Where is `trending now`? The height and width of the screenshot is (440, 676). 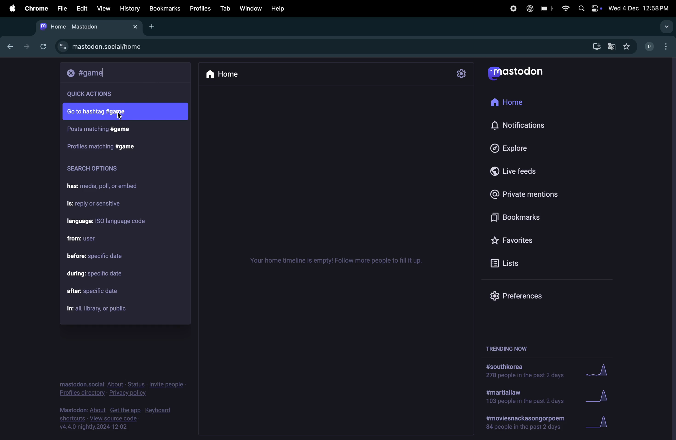 trending now is located at coordinates (506, 348).